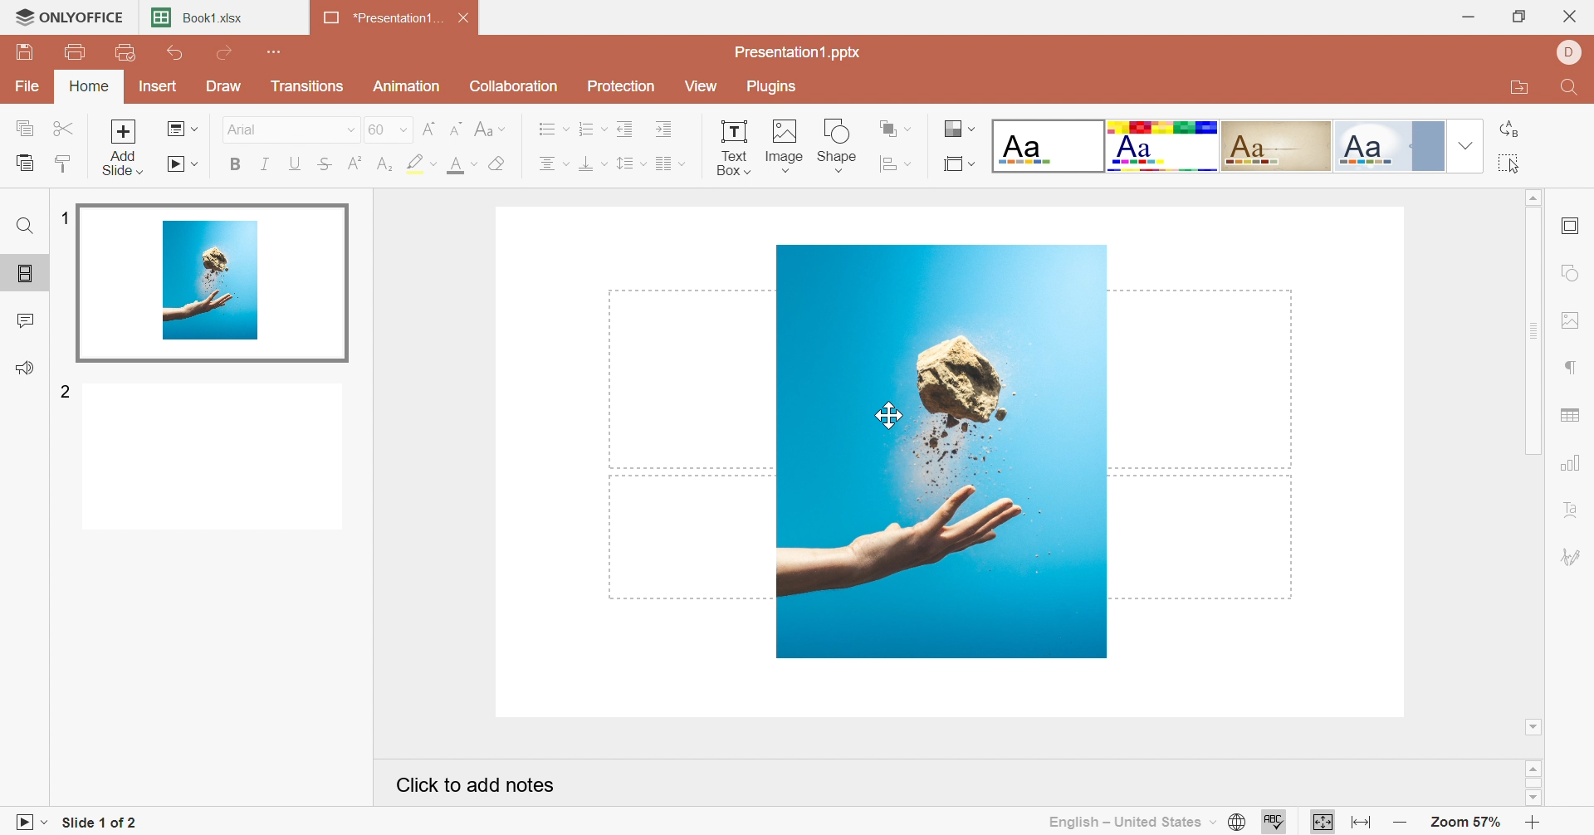 The width and height of the screenshot is (1594, 835). Describe the element at coordinates (235, 167) in the screenshot. I see `Bold` at that location.